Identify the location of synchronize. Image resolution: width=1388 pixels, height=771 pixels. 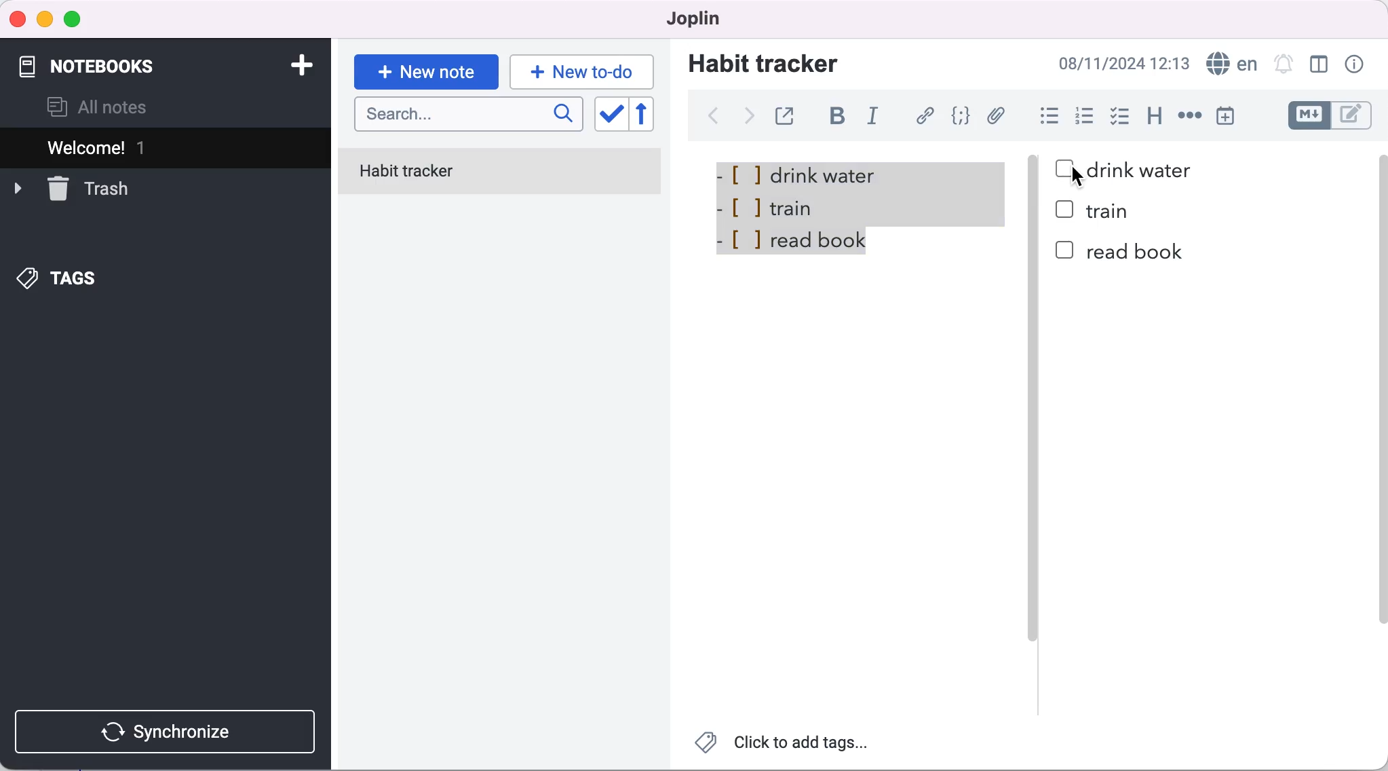
(168, 732).